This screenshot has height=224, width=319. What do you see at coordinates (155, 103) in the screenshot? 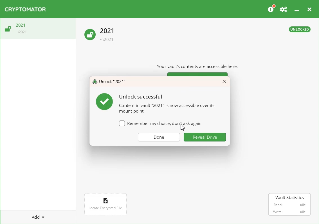
I see `Text` at bounding box center [155, 103].